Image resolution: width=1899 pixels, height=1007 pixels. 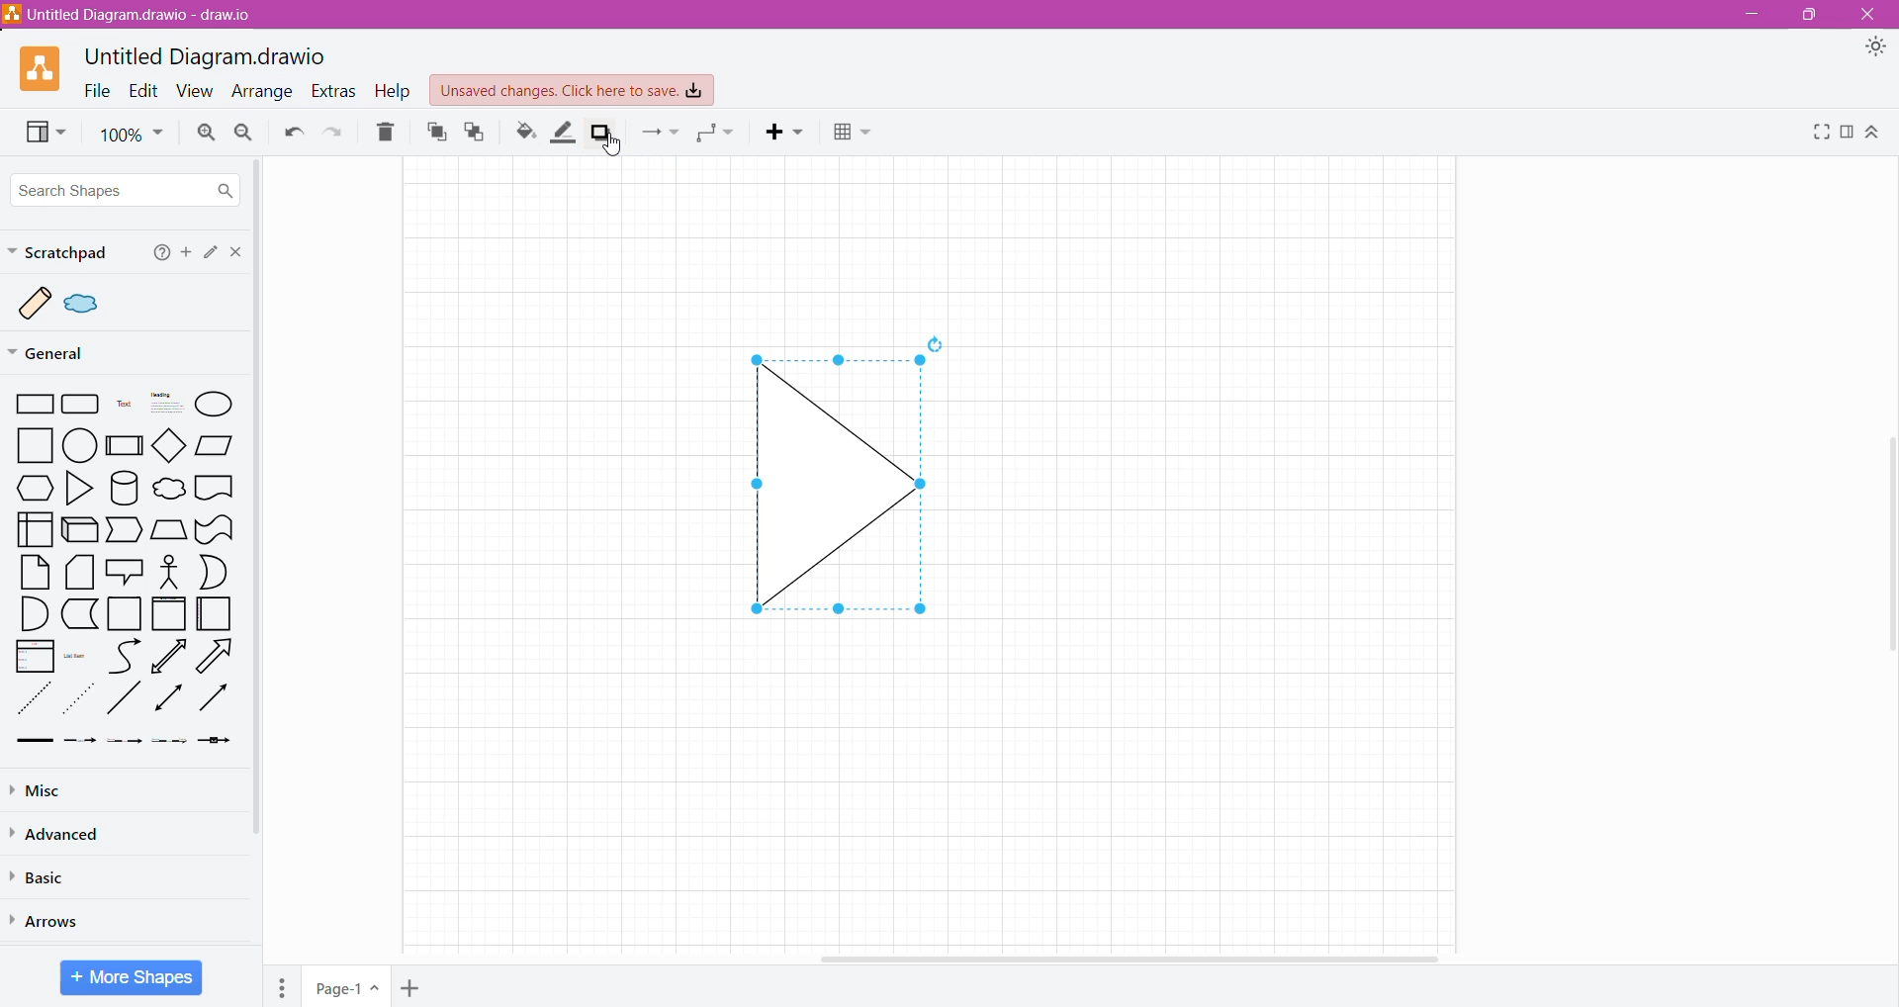 I want to click on To Back, so click(x=478, y=131).